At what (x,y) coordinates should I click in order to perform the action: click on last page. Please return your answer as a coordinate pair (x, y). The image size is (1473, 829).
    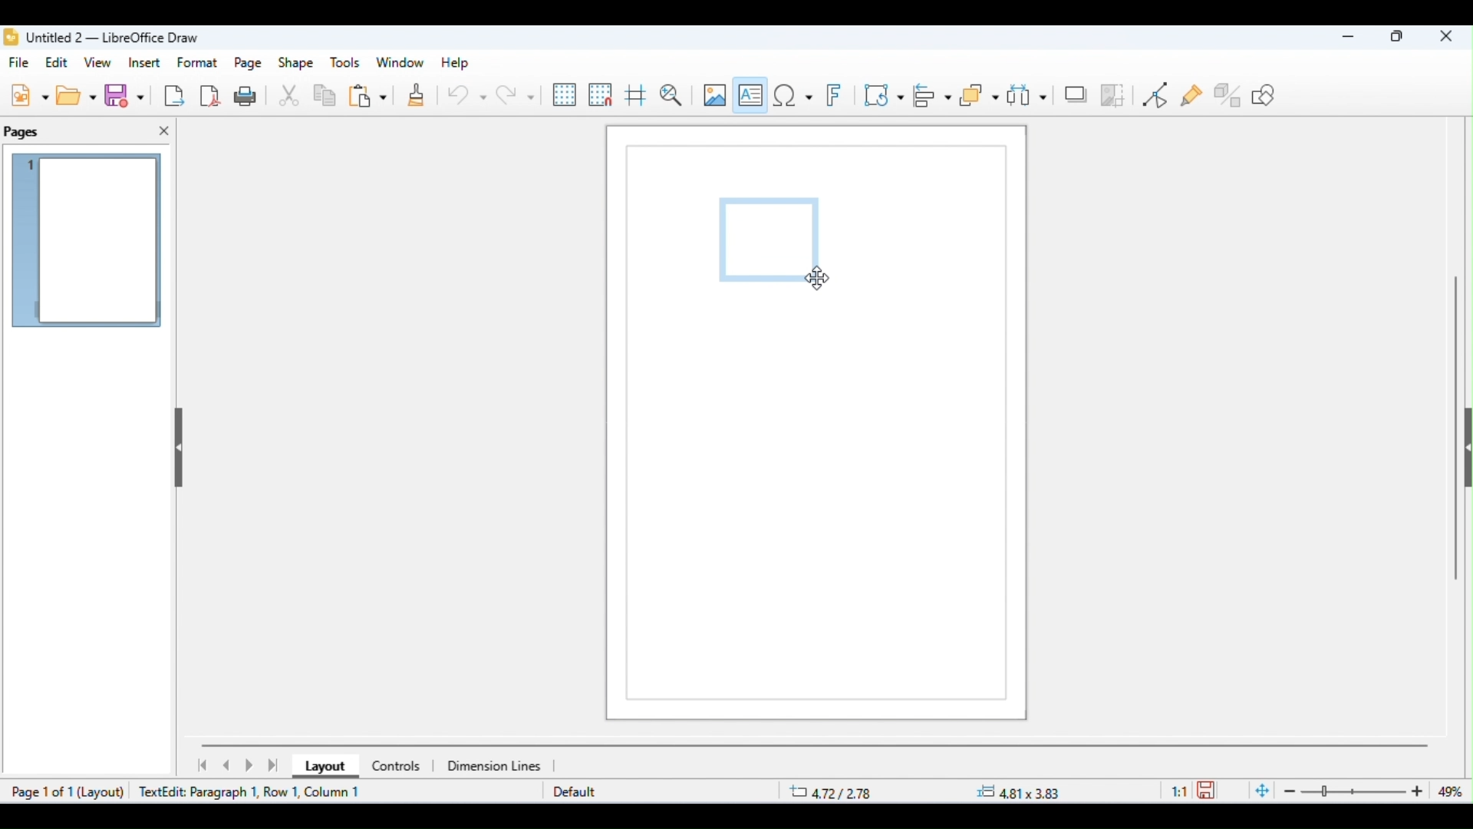
    Looking at the image, I should click on (275, 765).